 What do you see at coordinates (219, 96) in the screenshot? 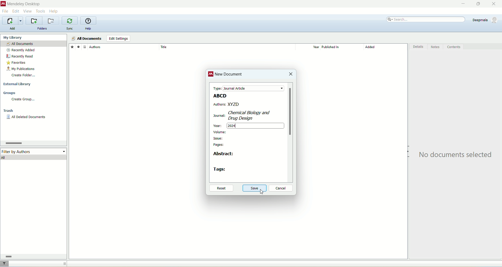
I see `ABCD` at bounding box center [219, 96].